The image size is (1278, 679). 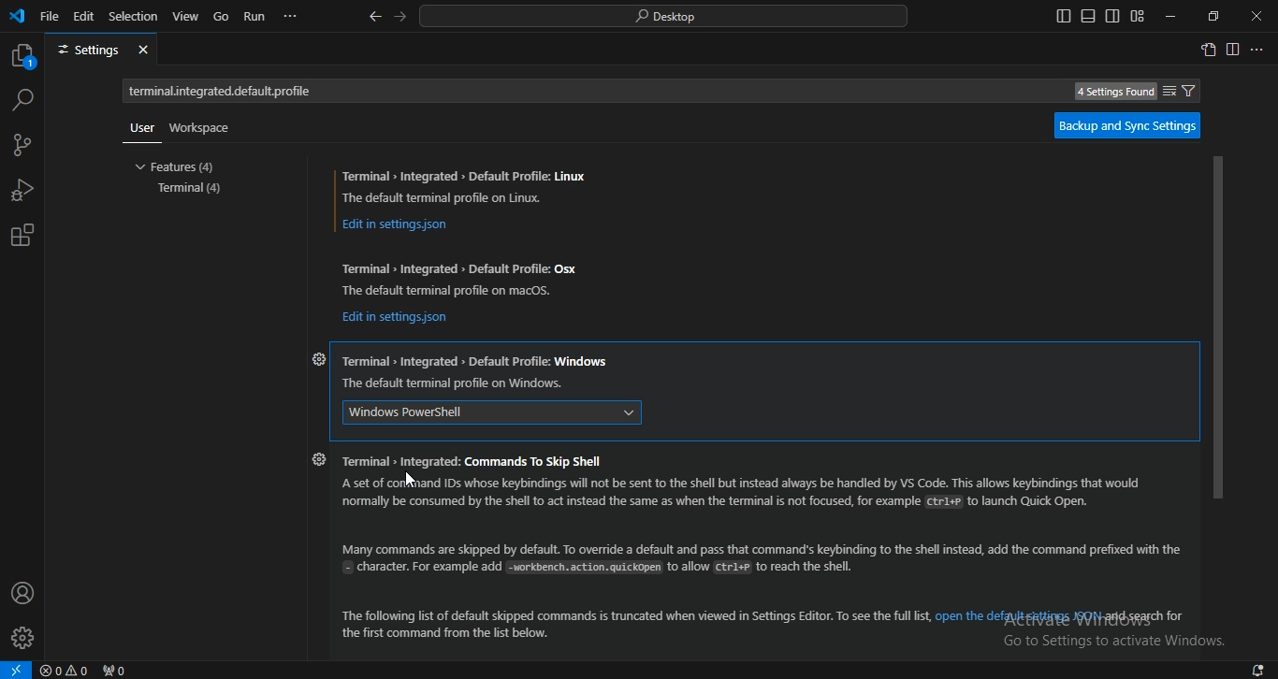 What do you see at coordinates (143, 129) in the screenshot?
I see `user` at bounding box center [143, 129].